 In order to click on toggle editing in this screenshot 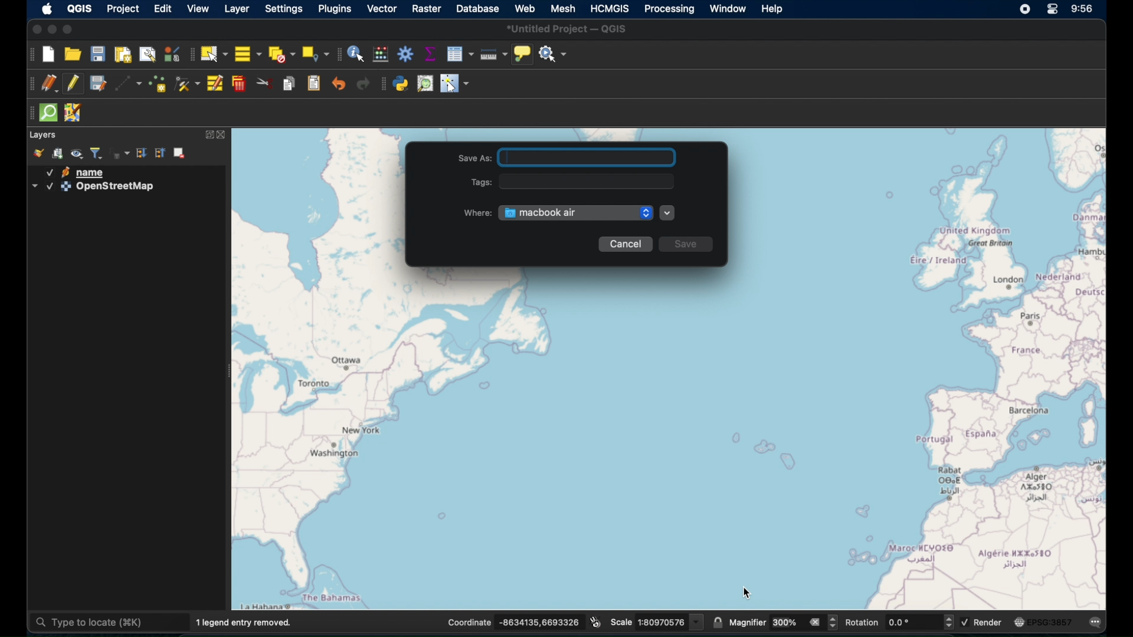, I will do `click(72, 84)`.